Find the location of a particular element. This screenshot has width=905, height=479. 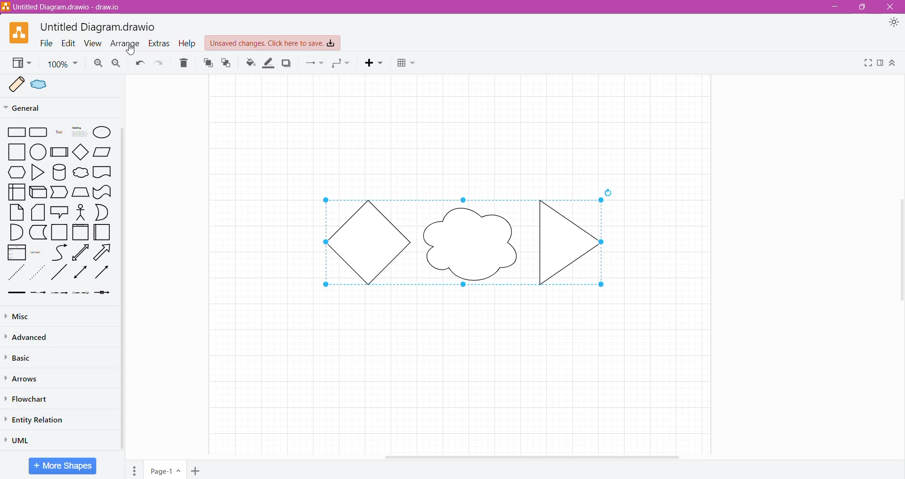

Scratchpad sample shape 2 is located at coordinates (45, 86).